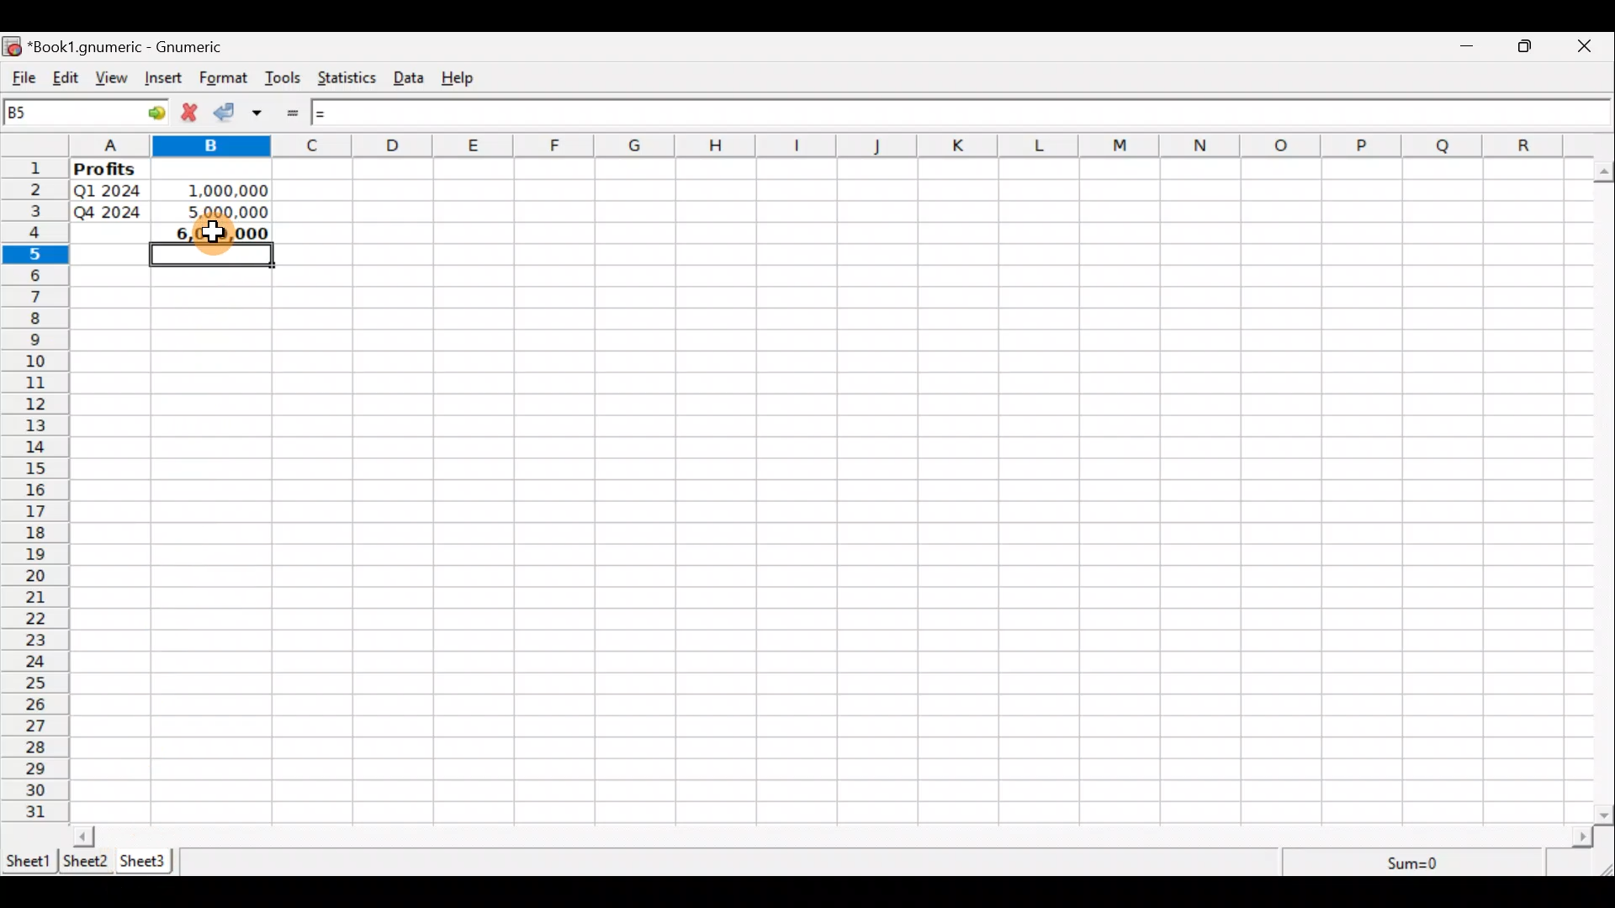 The height and width of the screenshot is (908, 1615). I want to click on Help, so click(466, 78).